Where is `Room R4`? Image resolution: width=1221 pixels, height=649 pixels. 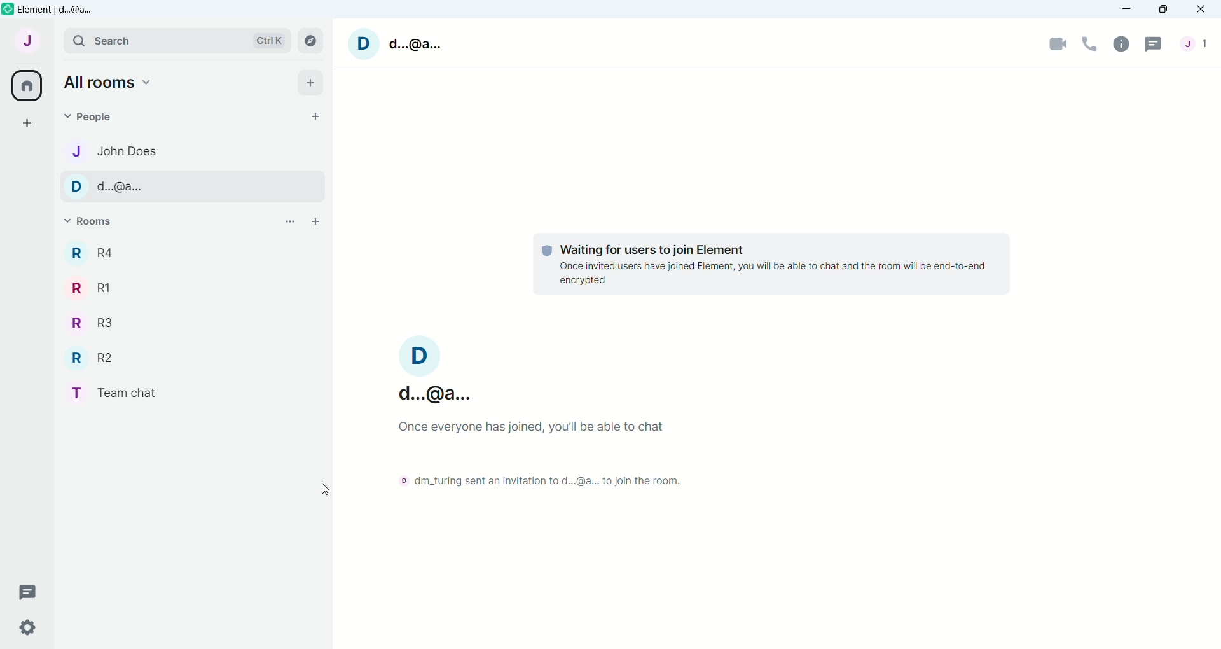 Room R4 is located at coordinates (99, 253).